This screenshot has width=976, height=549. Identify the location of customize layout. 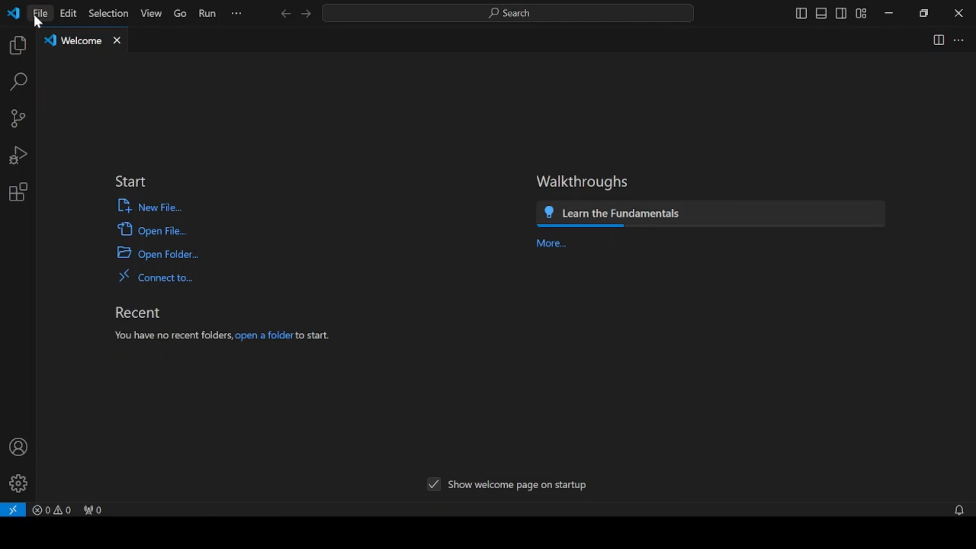
(861, 14).